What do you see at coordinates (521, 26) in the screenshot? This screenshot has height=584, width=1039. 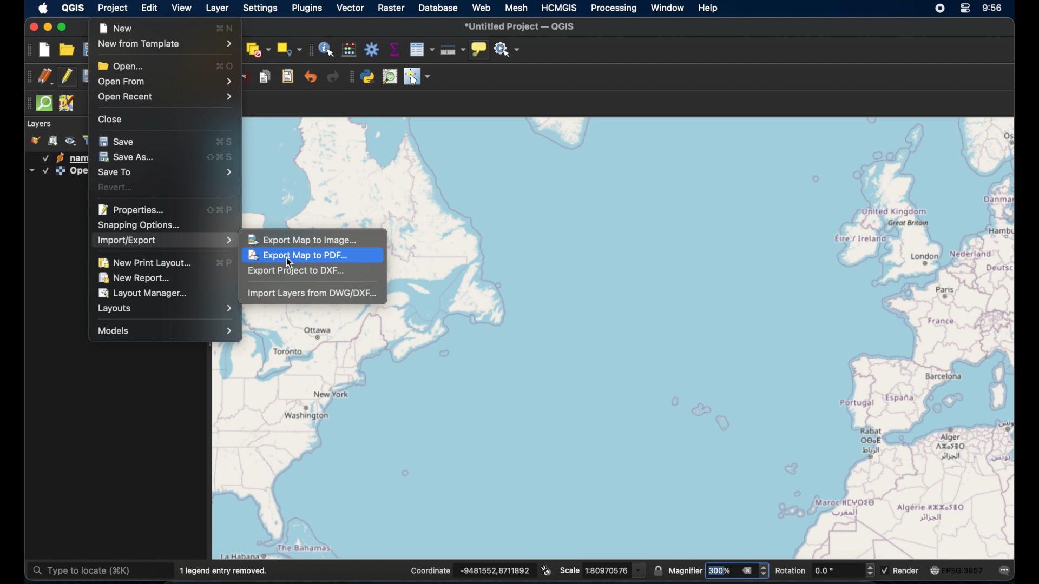 I see `untitled project - QGIS` at bounding box center [521, 26].